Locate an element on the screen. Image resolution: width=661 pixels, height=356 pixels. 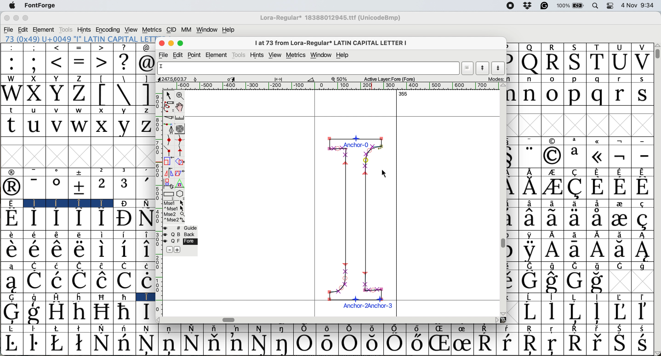
U is located at coordinates (619, 63).